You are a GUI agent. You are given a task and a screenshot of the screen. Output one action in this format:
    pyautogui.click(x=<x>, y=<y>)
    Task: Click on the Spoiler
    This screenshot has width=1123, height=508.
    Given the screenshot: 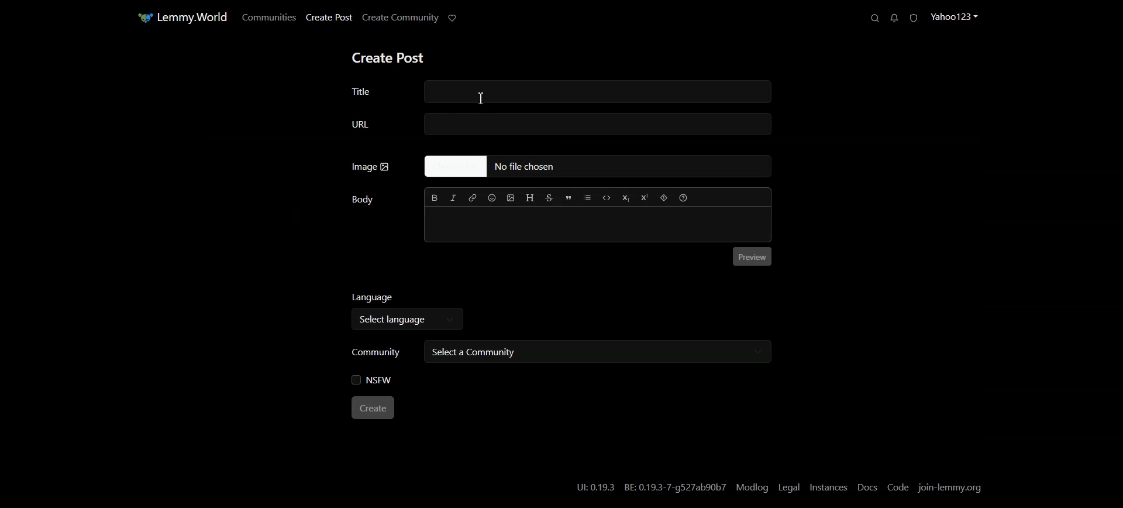 What is the action you would take?
    pyautogui.click(x=664, y=197)
    